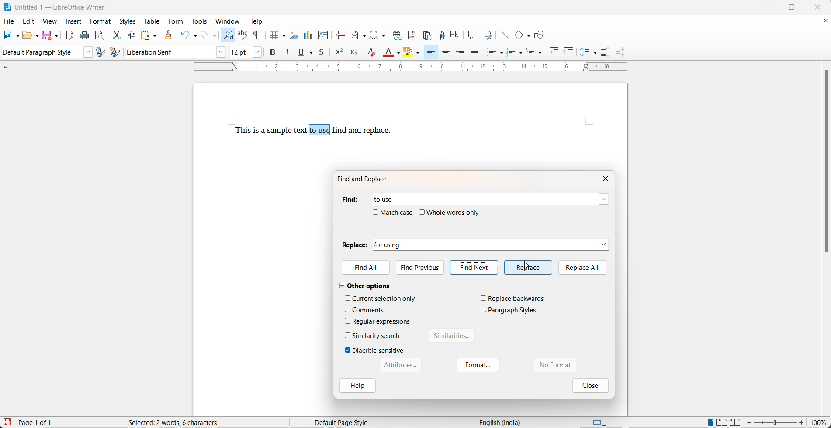  Describe the element at coordinates (378, 350) in the screenshot. I see `diacritic-sensitive` at that location.